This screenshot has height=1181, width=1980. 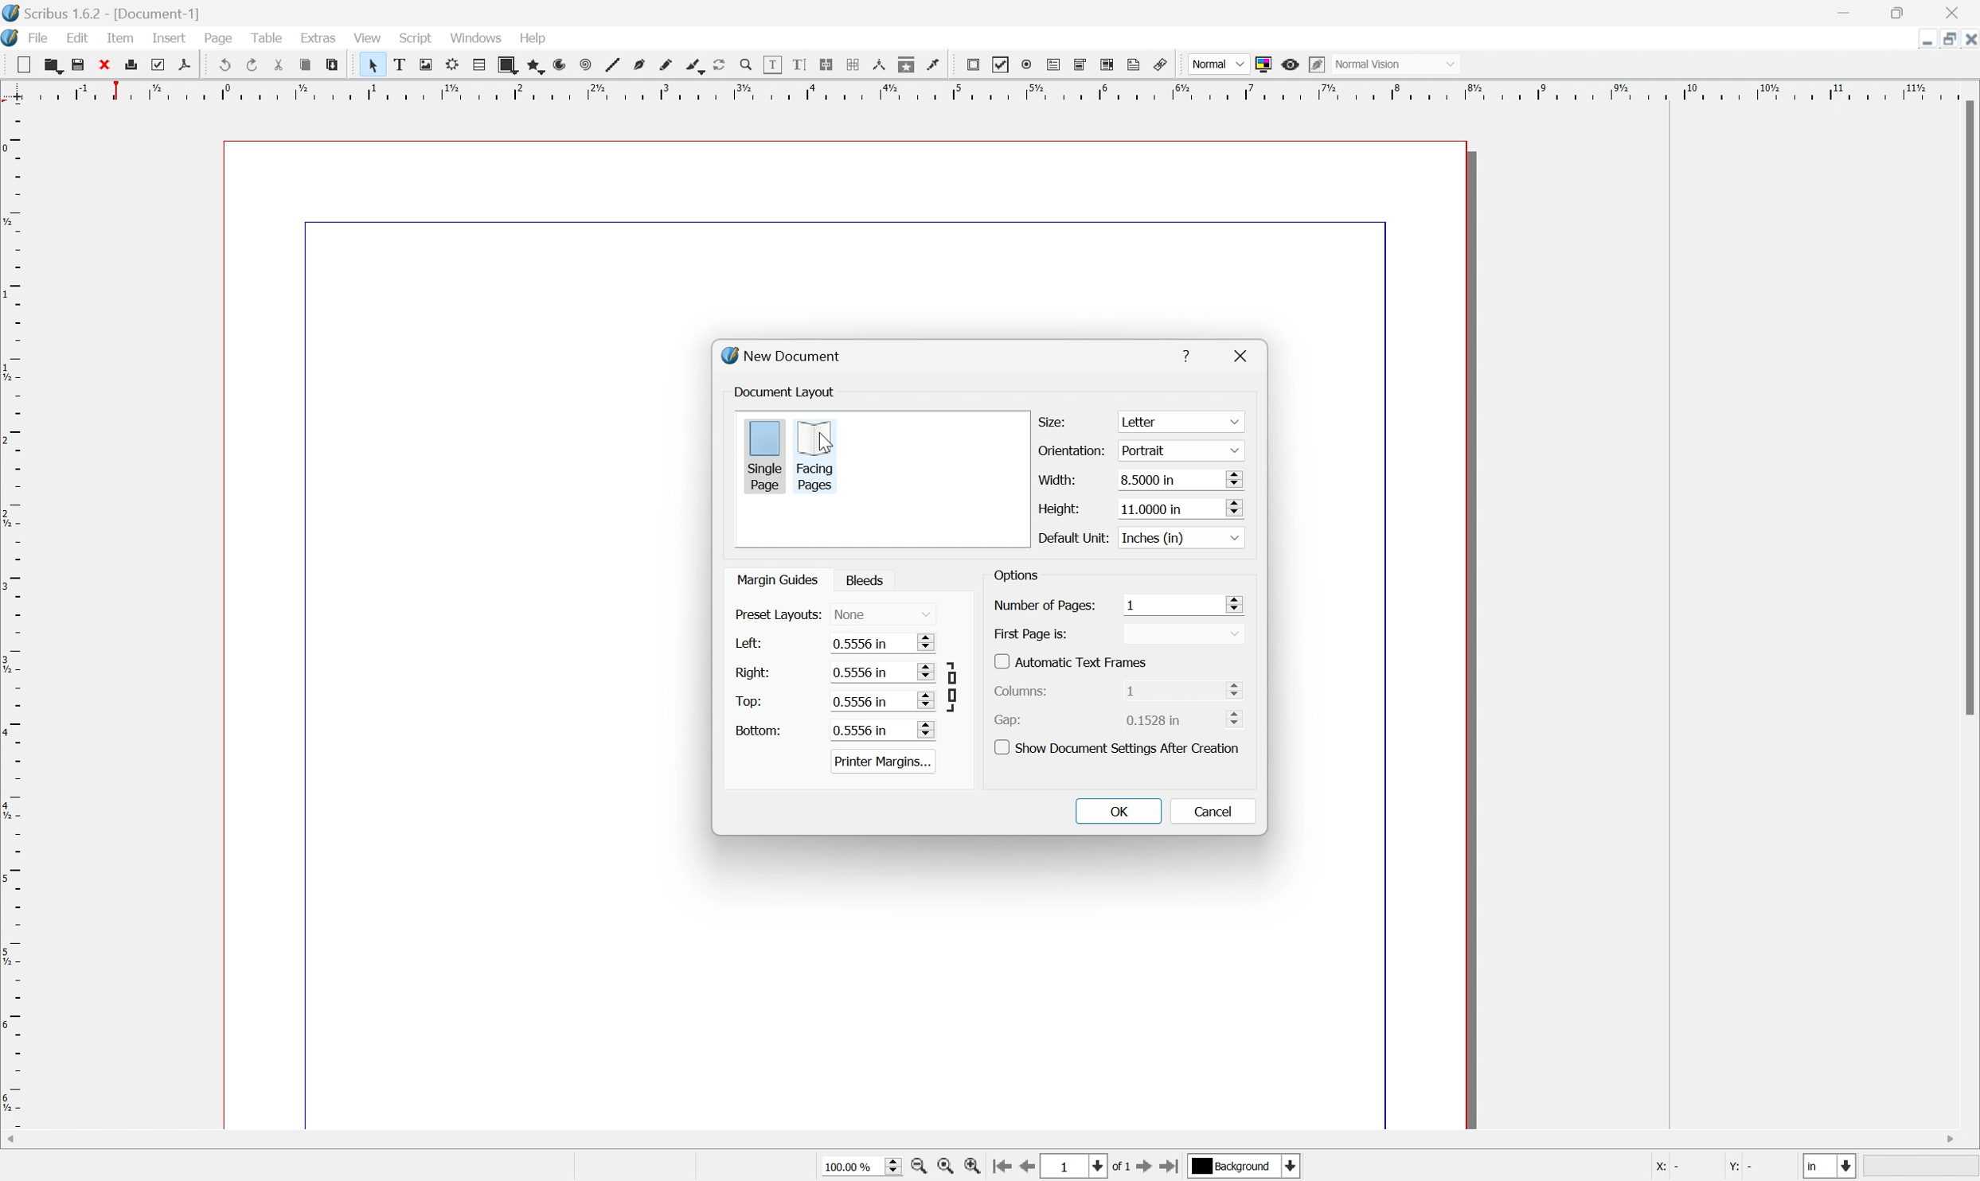 I want to click on Help, so click(x=532, y=38).